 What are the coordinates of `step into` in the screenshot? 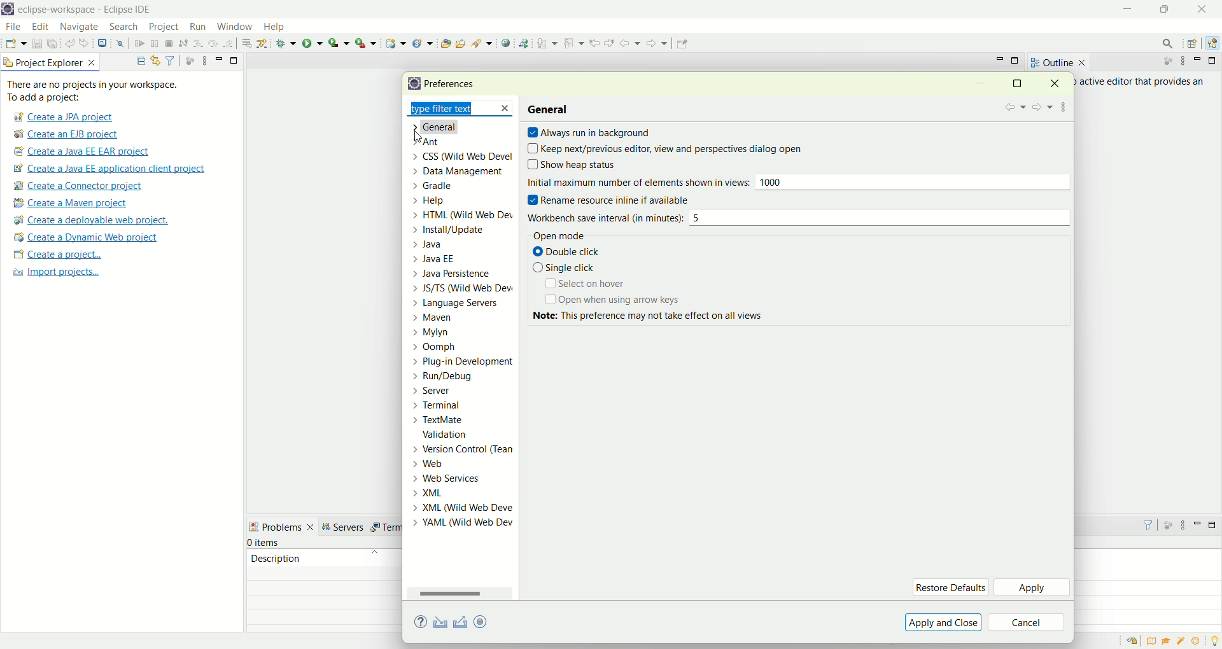 It's located at (198, 42).